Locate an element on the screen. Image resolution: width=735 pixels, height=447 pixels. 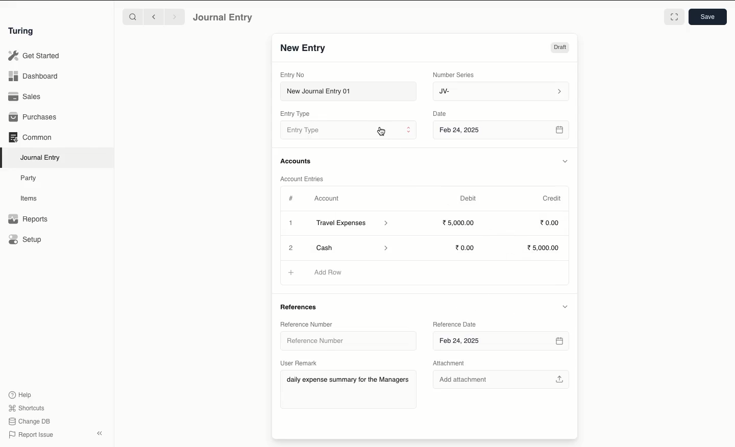
Entry Type is located at coordinates (295, 114).